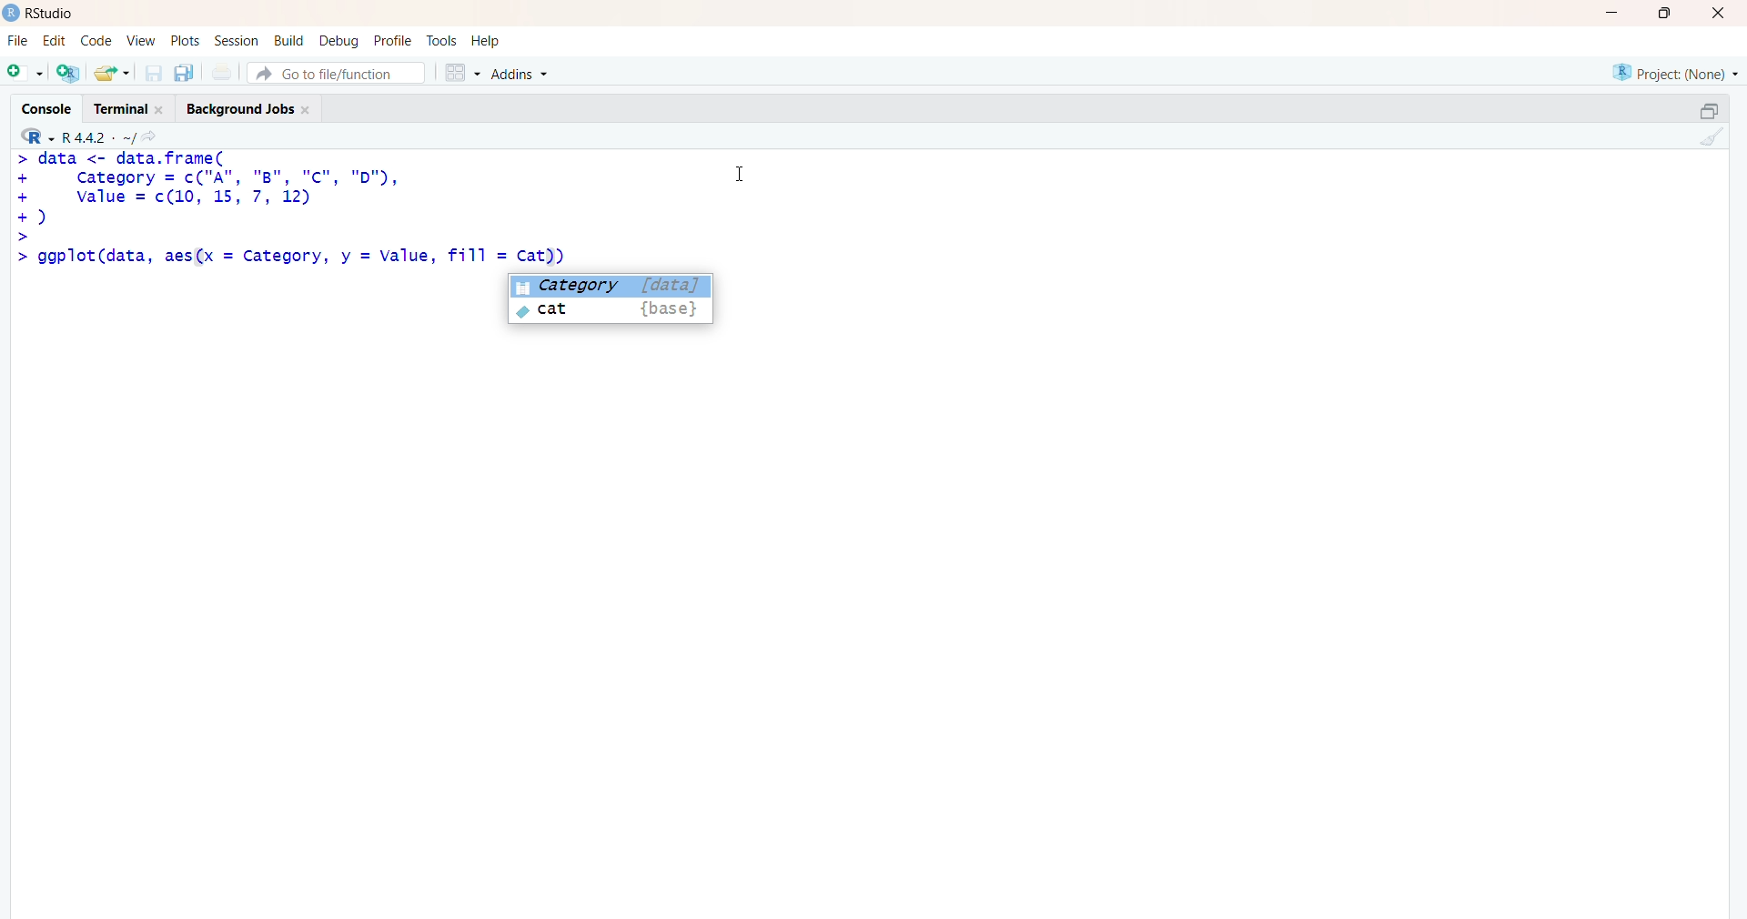 This screenshot has height=919, width=1747. What do you see at coordinates (153, 73) in the screenshot?
I see `save current document` at bounding box center [153, 73].